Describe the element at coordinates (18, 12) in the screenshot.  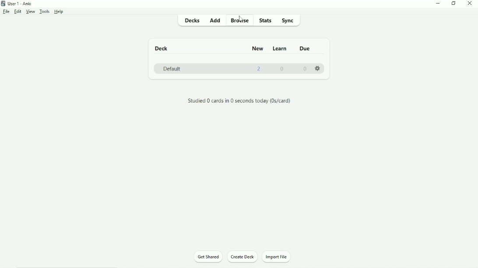
I see `Edit` at that location.